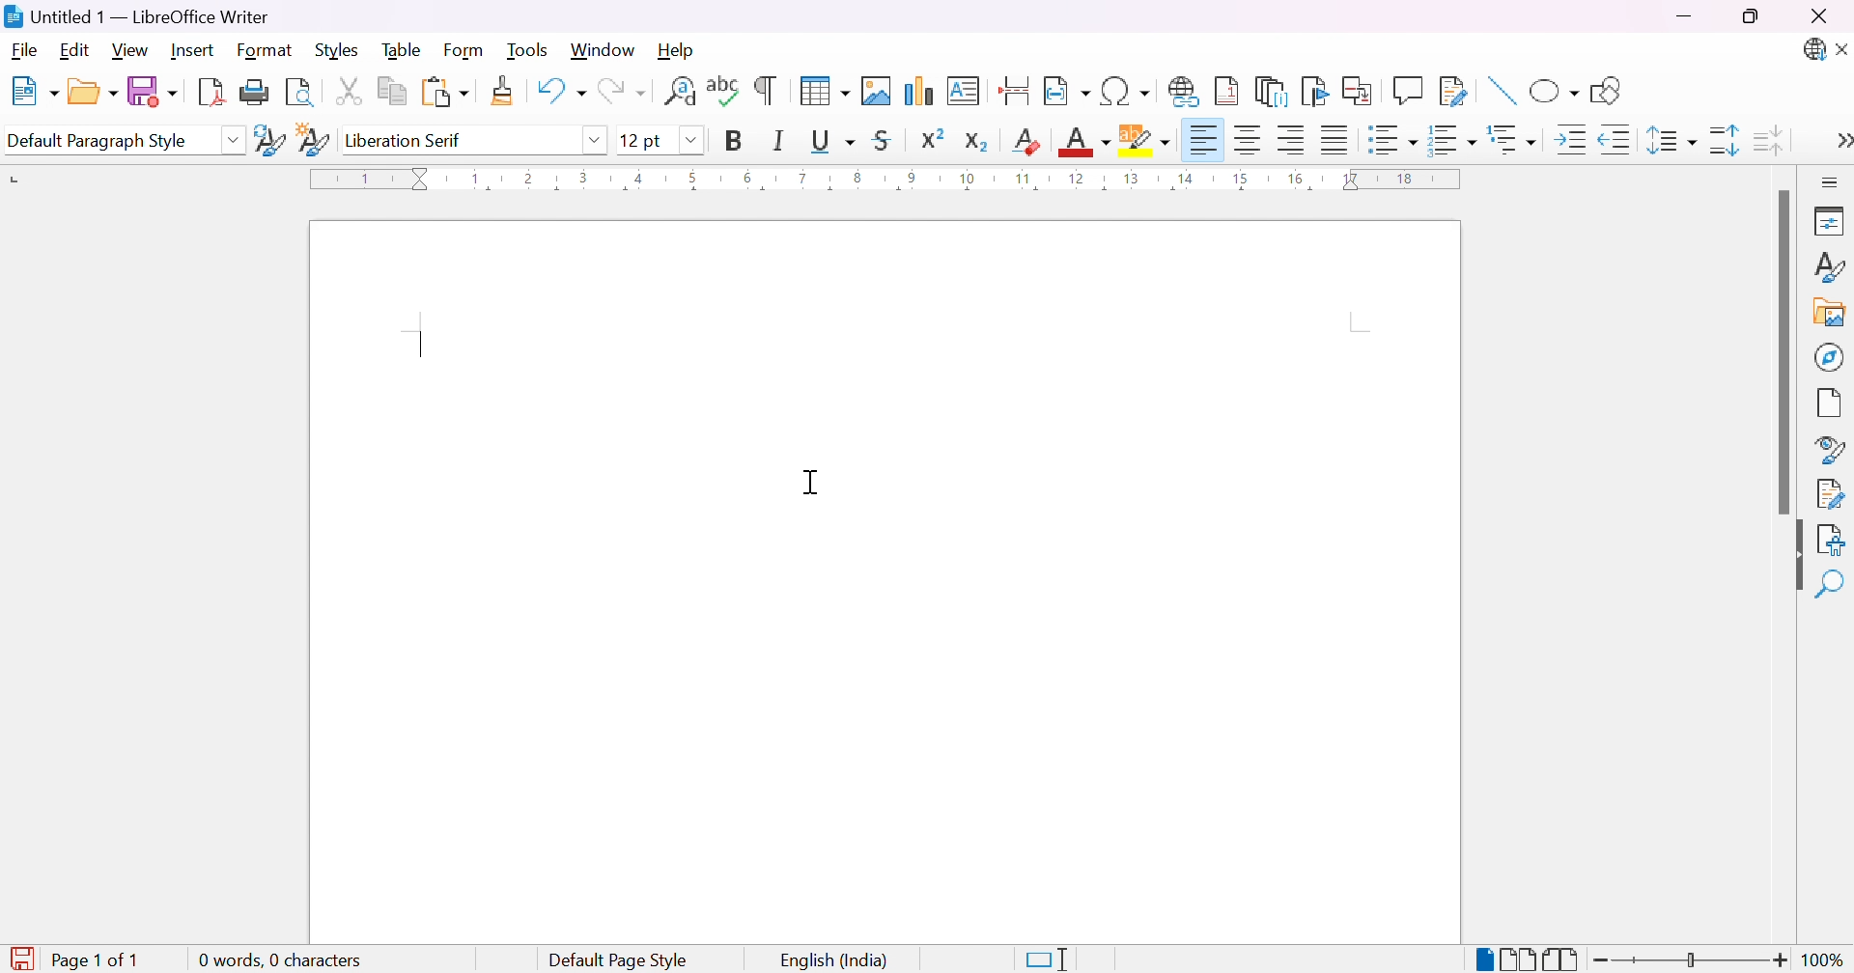 This screenshot has height=973, width=1854. What do you see at coordinates (407, 140) in the screenshot?
I see `Liberation serif` at bounding box center [407, 140].